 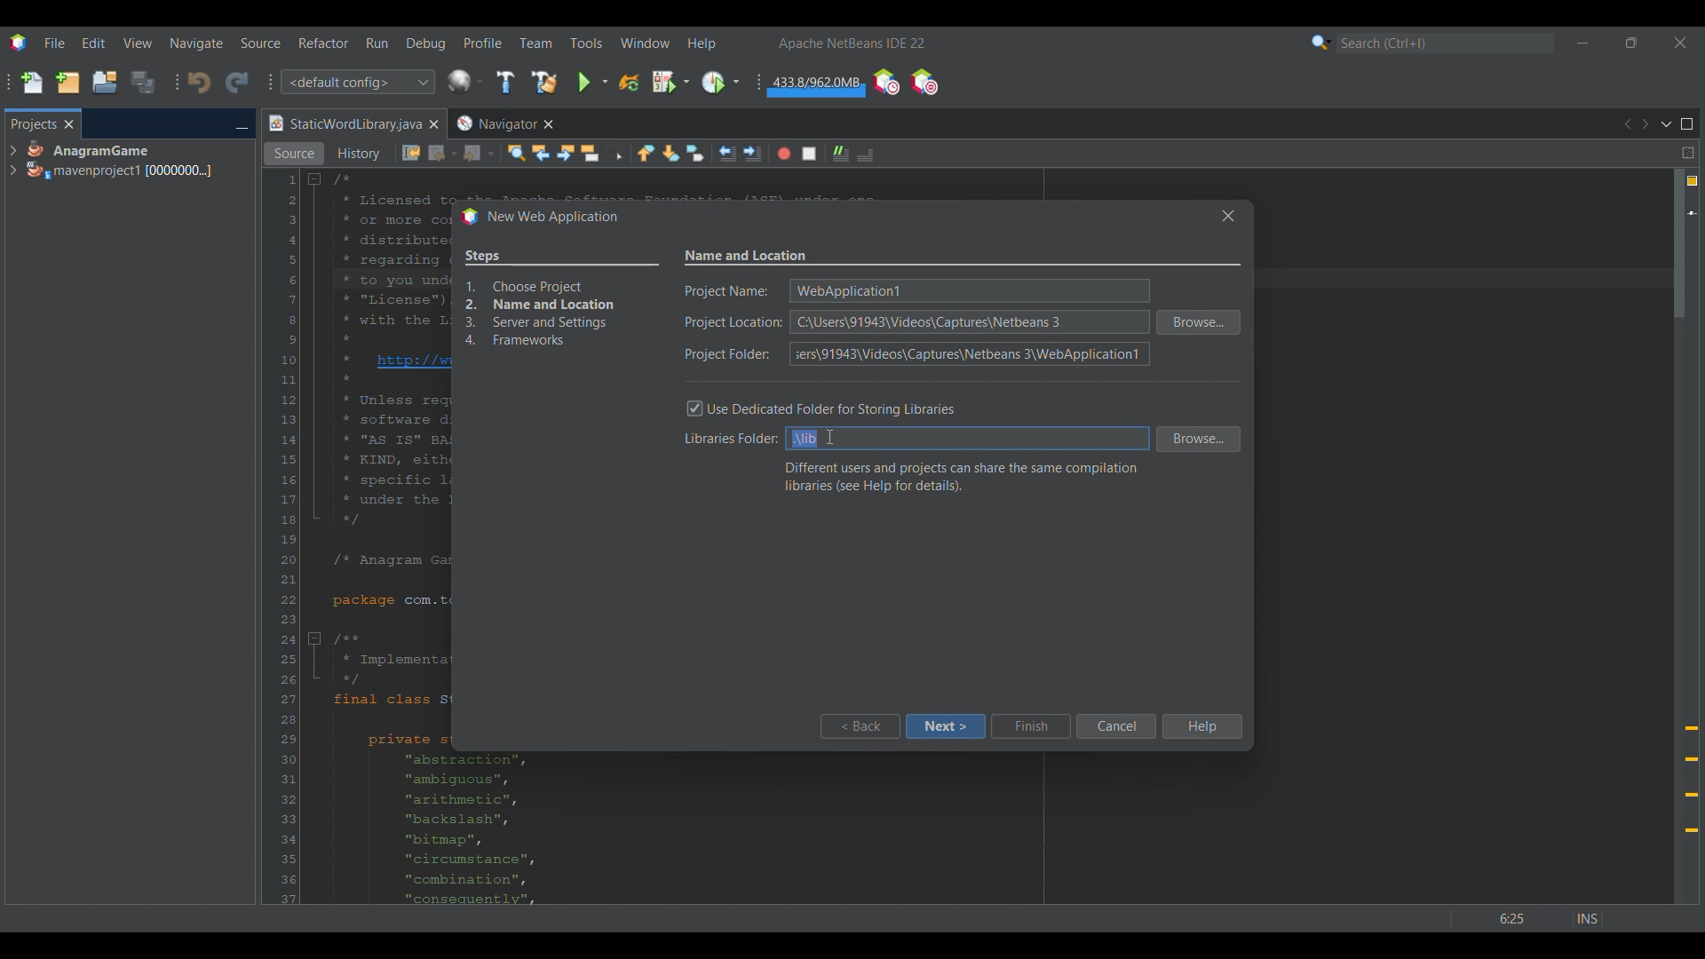 I want to click on History view, so click(x=361, y=154).